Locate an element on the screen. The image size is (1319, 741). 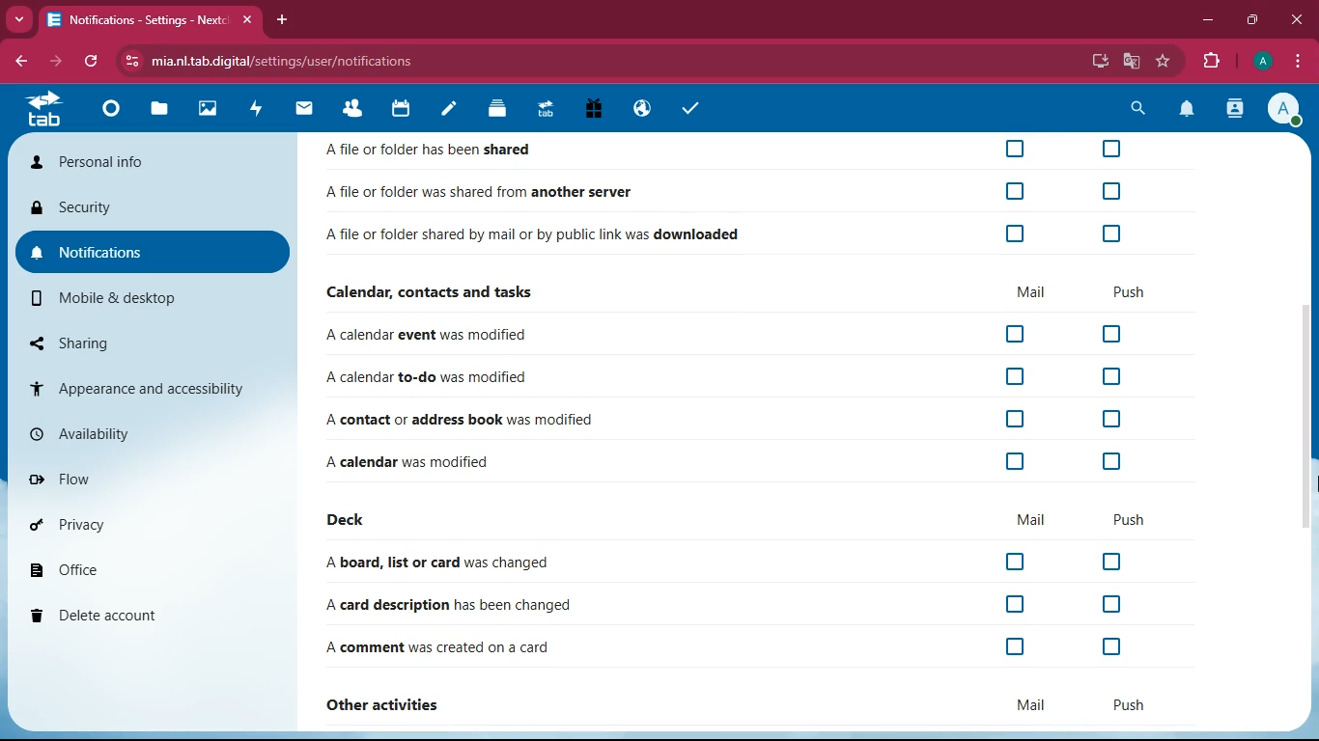
off is located at coordinates (1111, 149).